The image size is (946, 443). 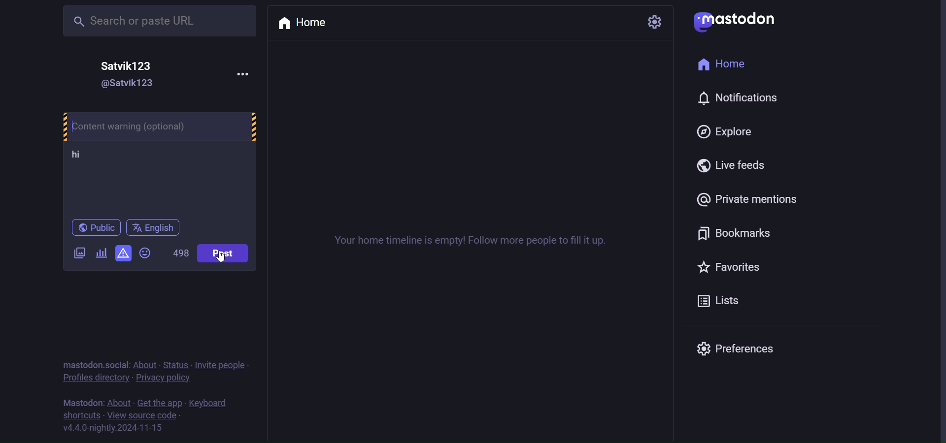 I want to click on invite people, so click(x=224, y=365).